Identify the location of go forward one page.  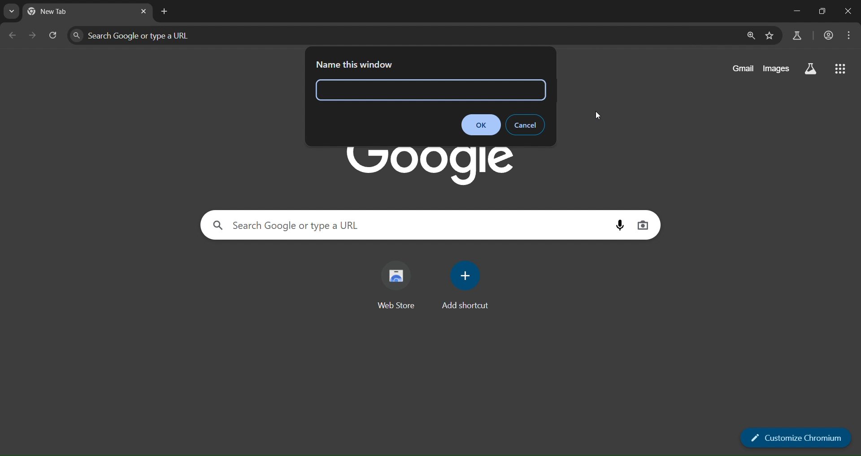
(32, 35).